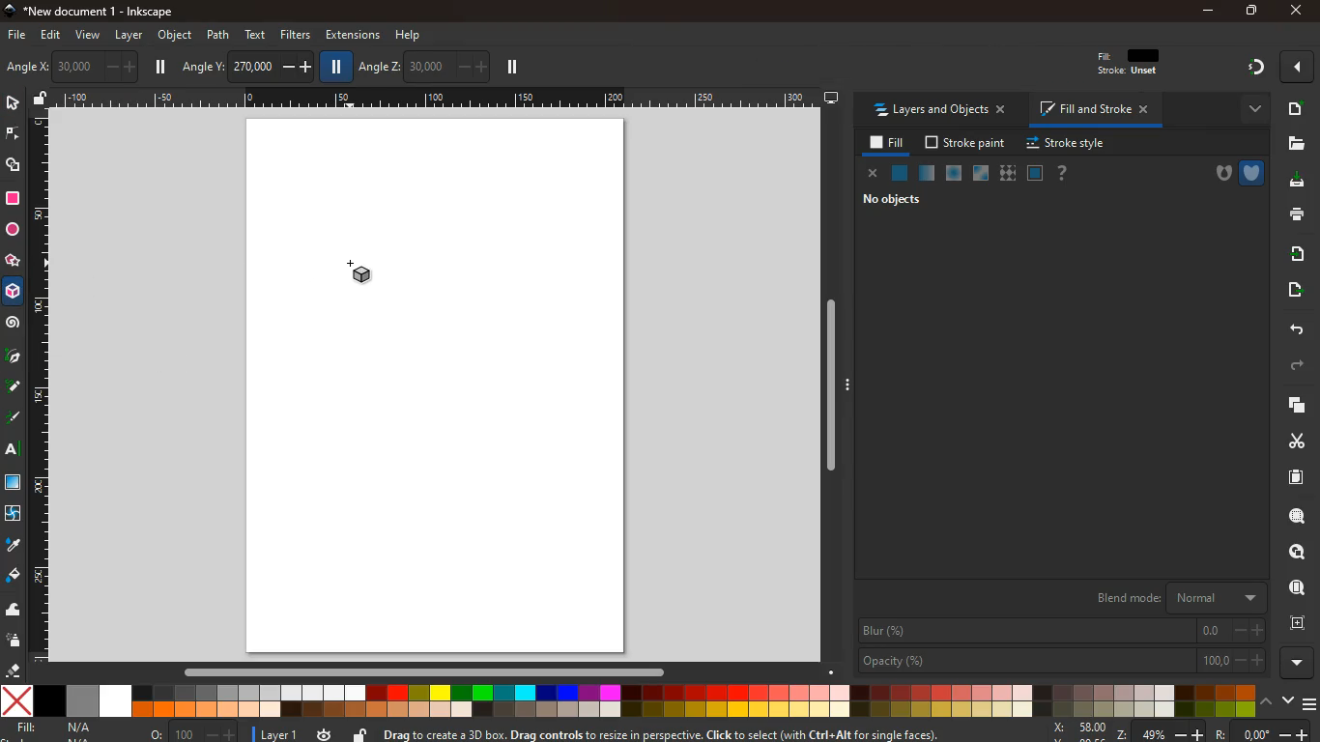 This screenshot has width=1320, height=742. I want to click on zoom, so click(1086, 730).